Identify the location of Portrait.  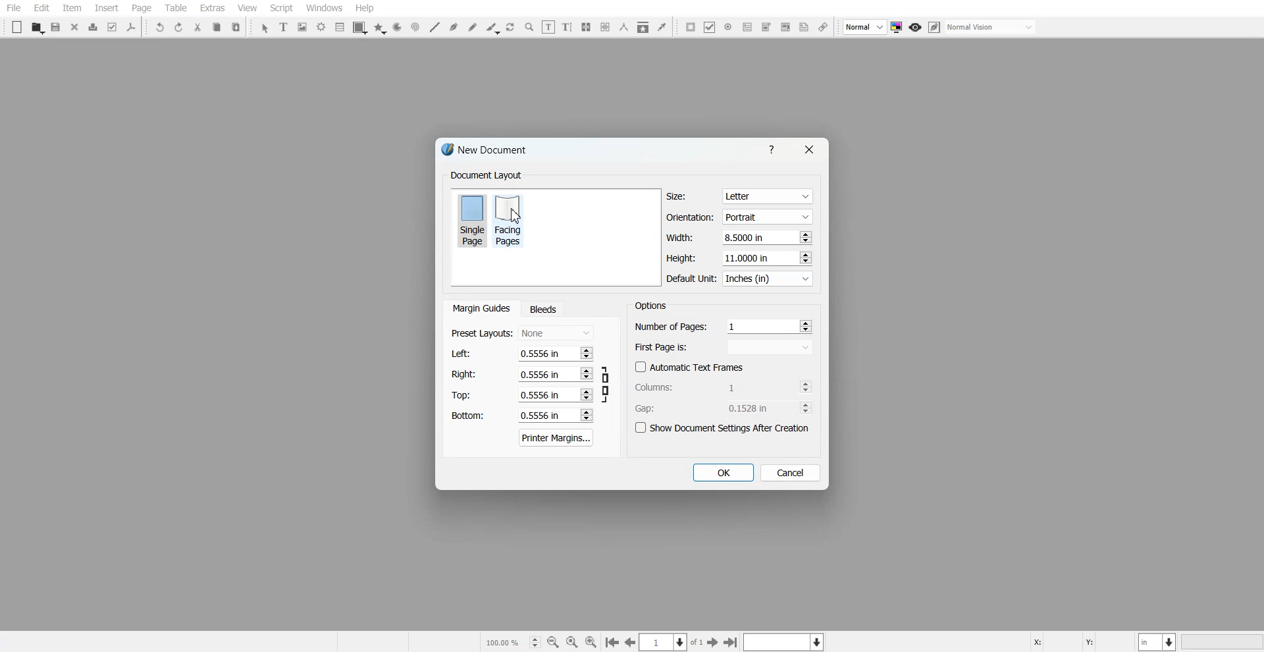
(766, 216).